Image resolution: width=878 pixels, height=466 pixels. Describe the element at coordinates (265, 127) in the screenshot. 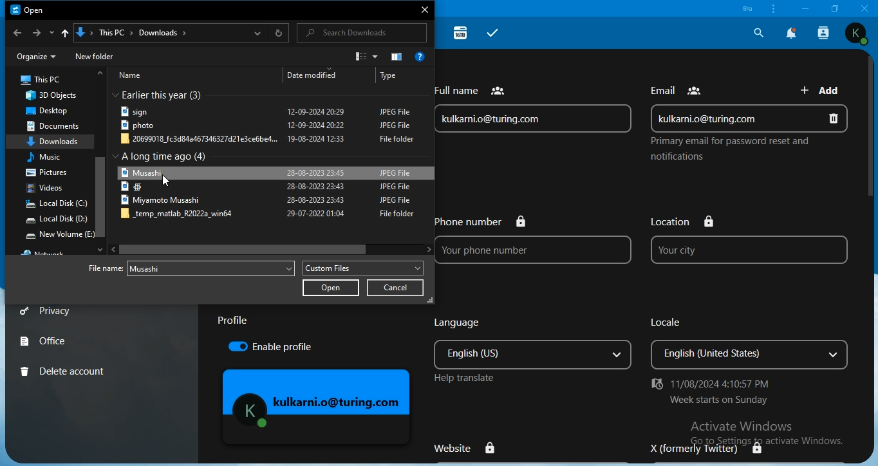

I see `file` at that location.